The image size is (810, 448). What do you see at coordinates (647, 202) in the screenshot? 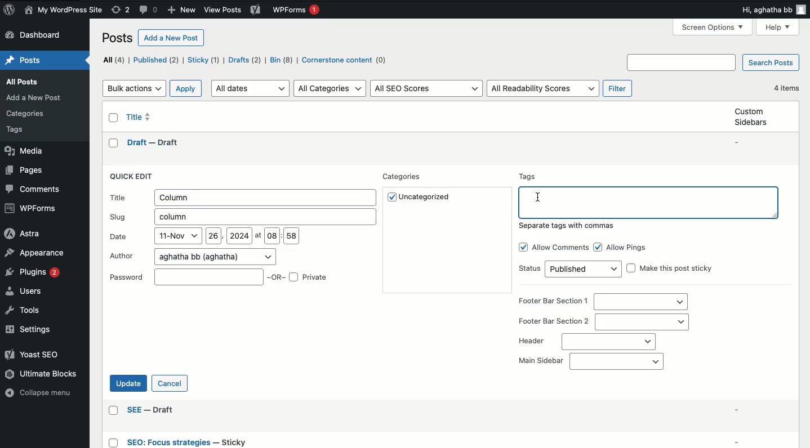
I see `Tags` at bounding box center [647, 202].